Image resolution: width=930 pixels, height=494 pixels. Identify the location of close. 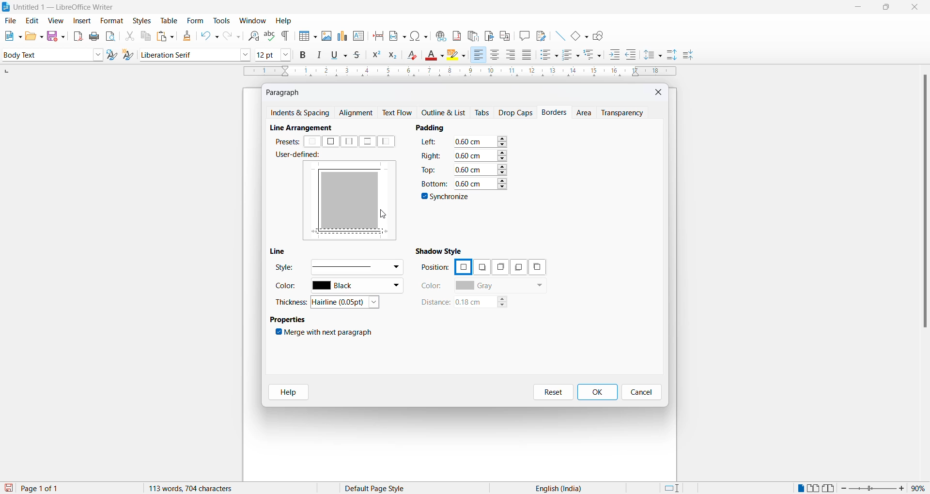
(659, 92).